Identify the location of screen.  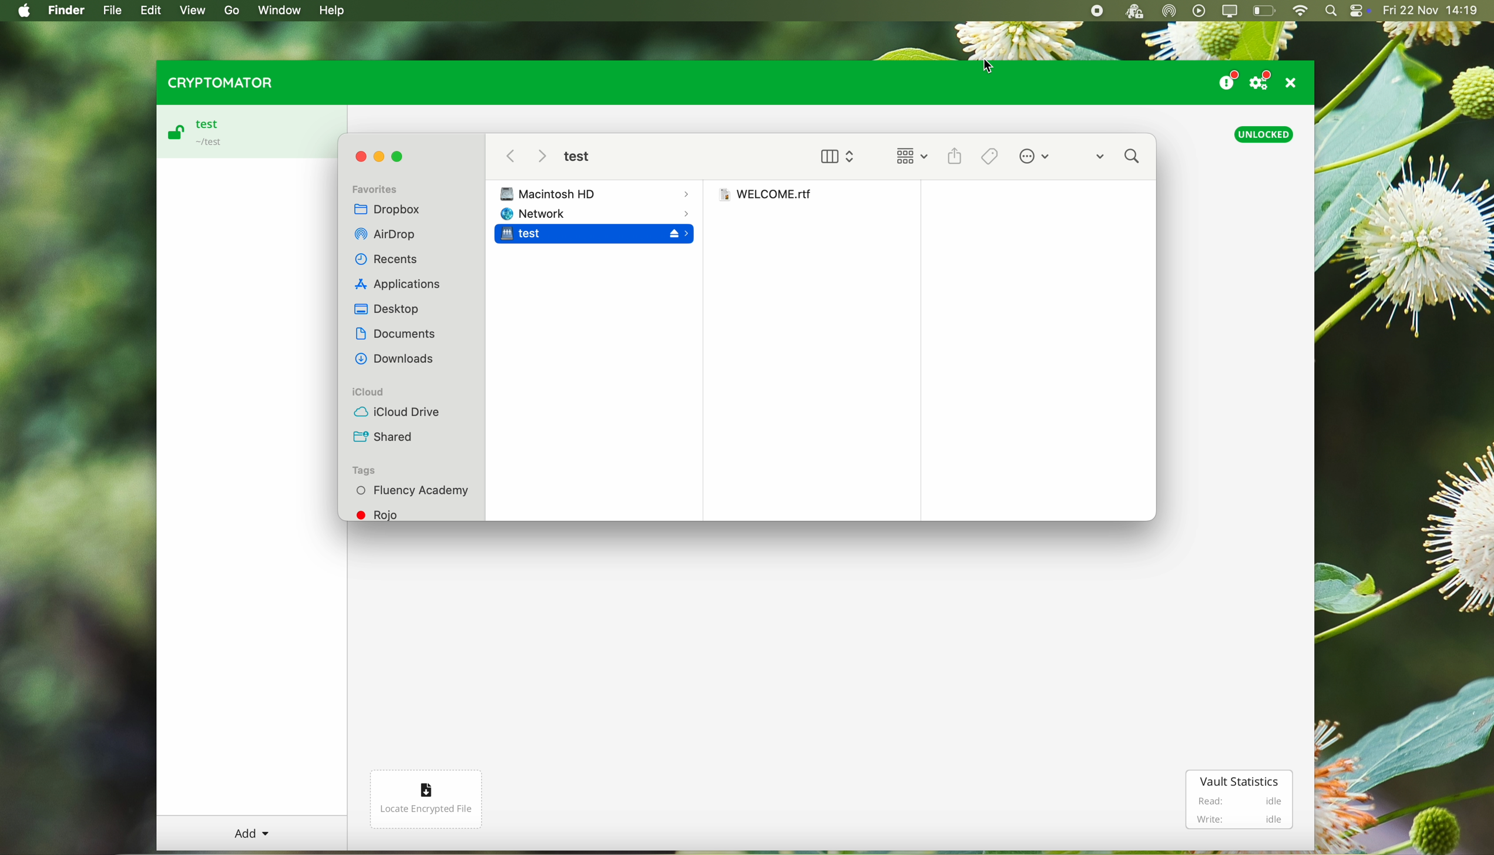
(1231, 11).